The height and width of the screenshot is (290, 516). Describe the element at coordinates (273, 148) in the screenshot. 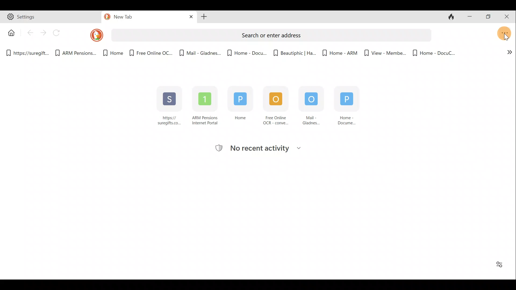

I see `Recent activity tracking` at that location.